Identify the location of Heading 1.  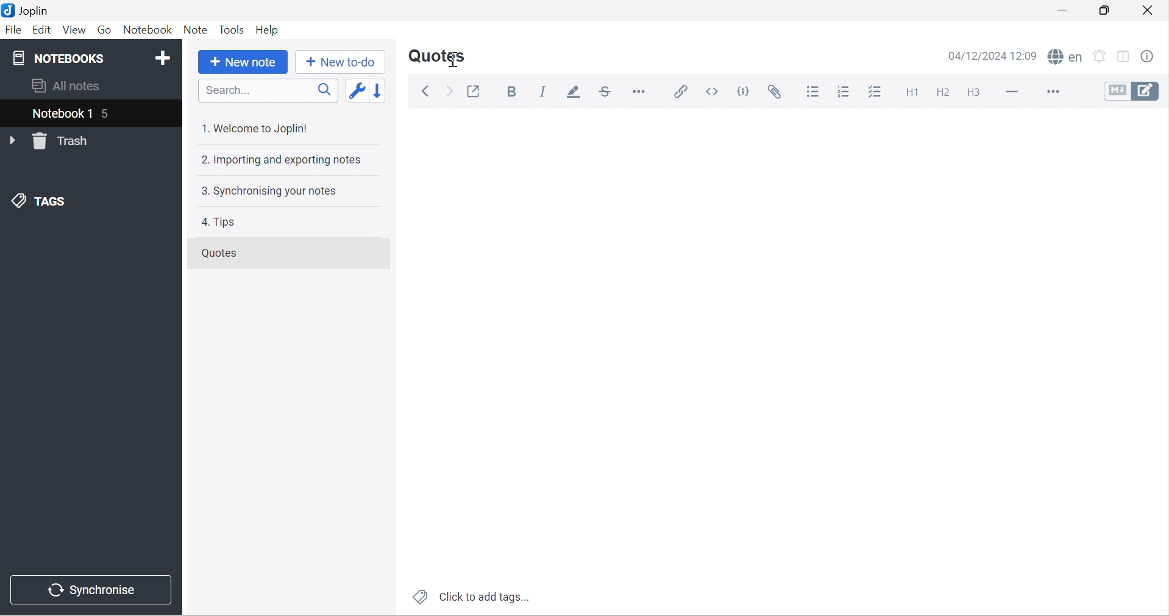
(911, 95).